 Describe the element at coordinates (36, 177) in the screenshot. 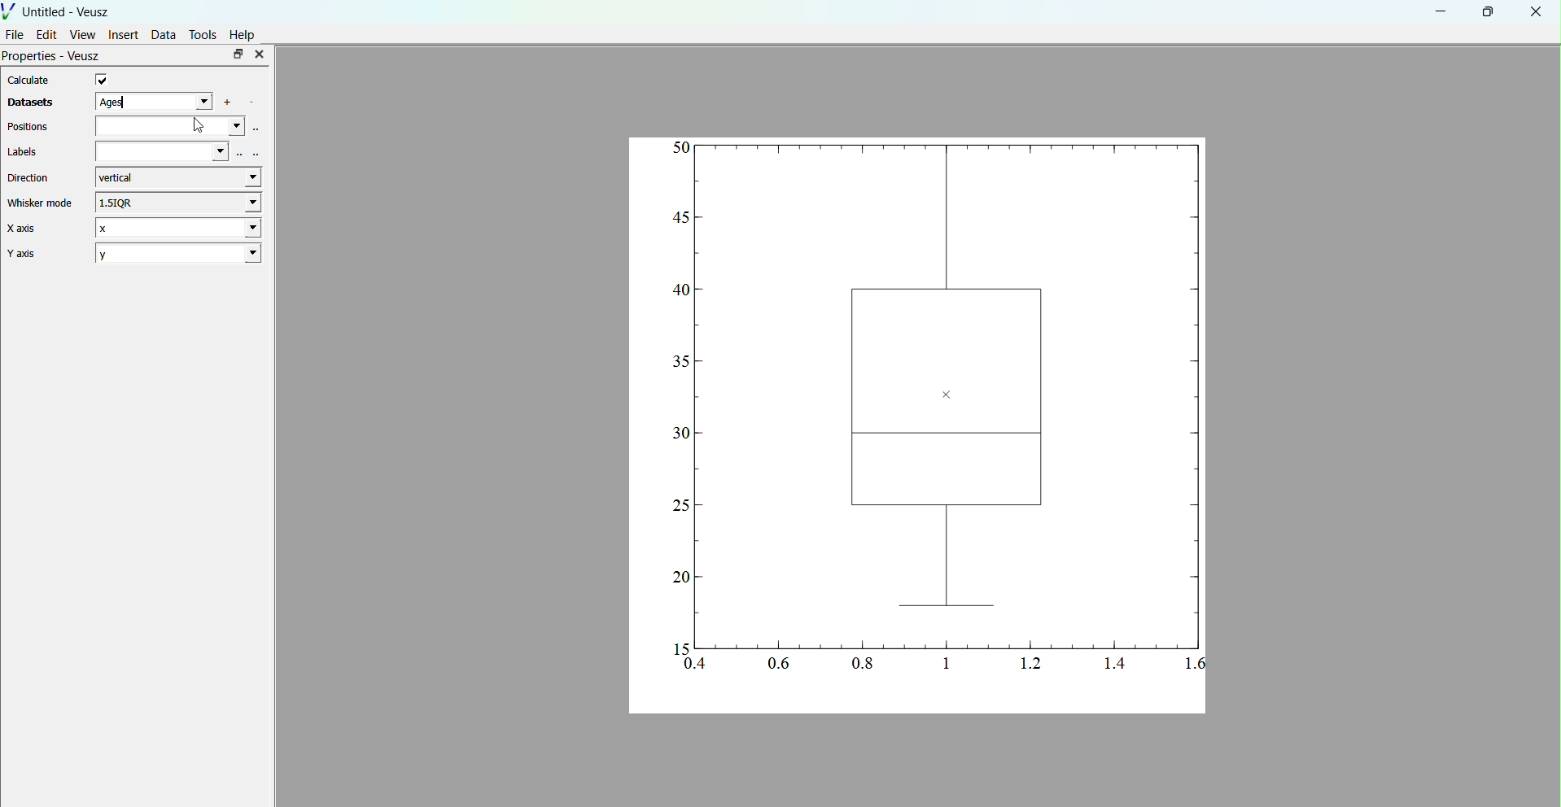

I see `Direction` at that location.